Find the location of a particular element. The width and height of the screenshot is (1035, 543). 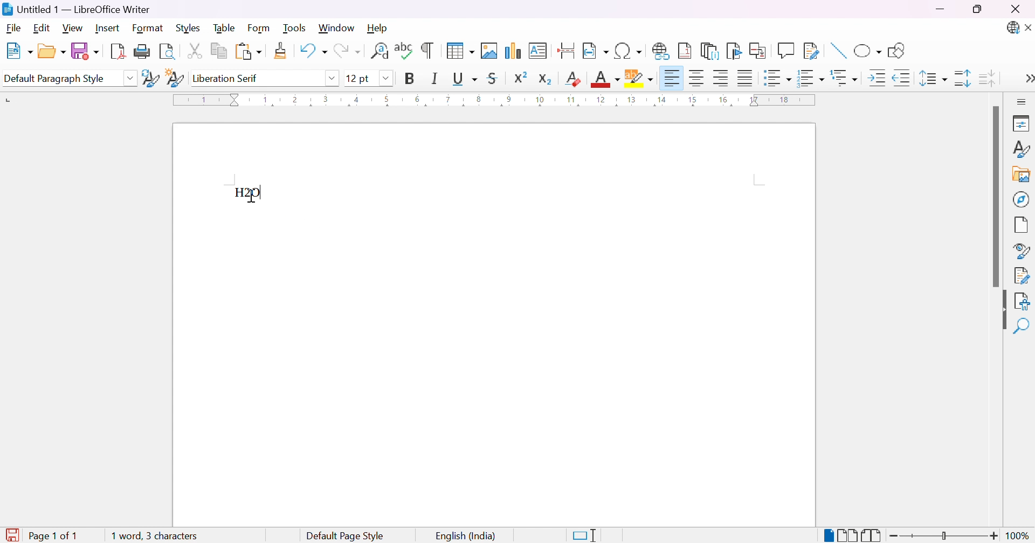

Insert special characters is located at coordinates (629, 51).